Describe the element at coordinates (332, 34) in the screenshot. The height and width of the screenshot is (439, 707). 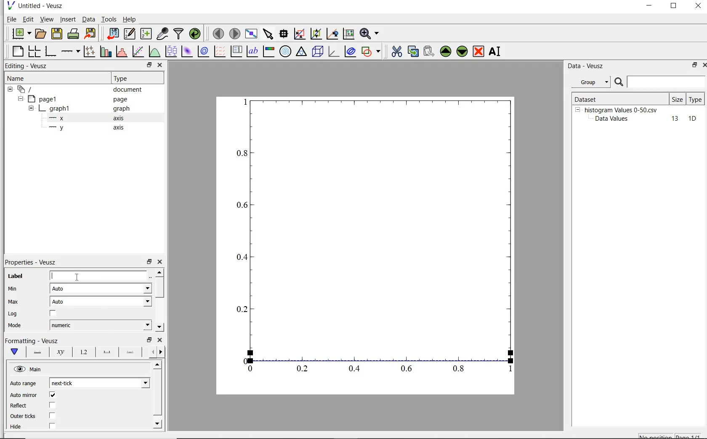
I see `click to zoom out on graph axes` at that location.